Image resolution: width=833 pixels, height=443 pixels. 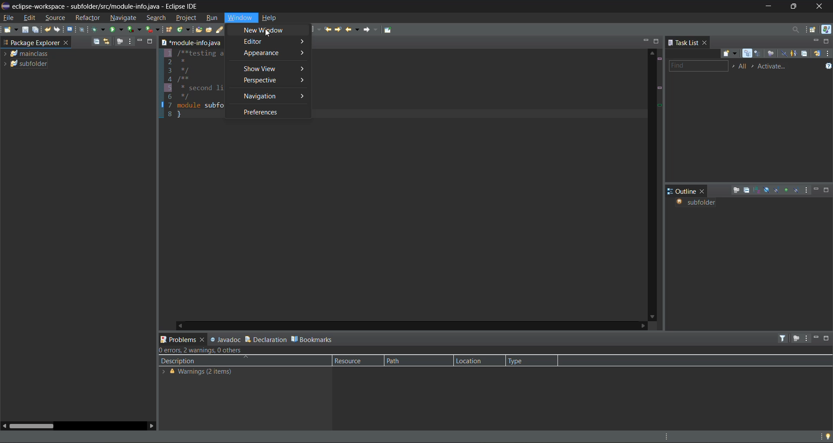 I want to click on task list, so click(x=684, y=43).